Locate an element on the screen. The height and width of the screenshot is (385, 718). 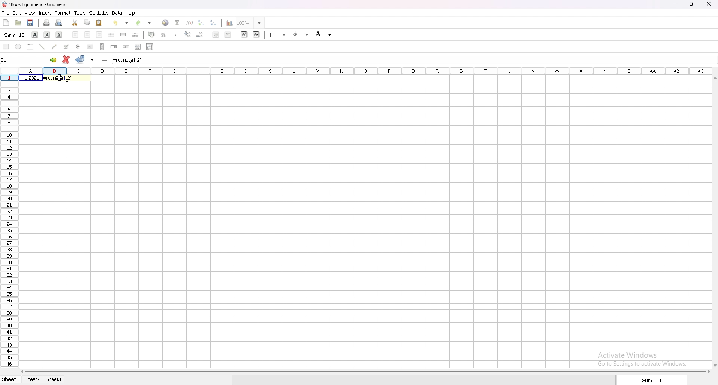
combo box is located at coordinates (150, 46).